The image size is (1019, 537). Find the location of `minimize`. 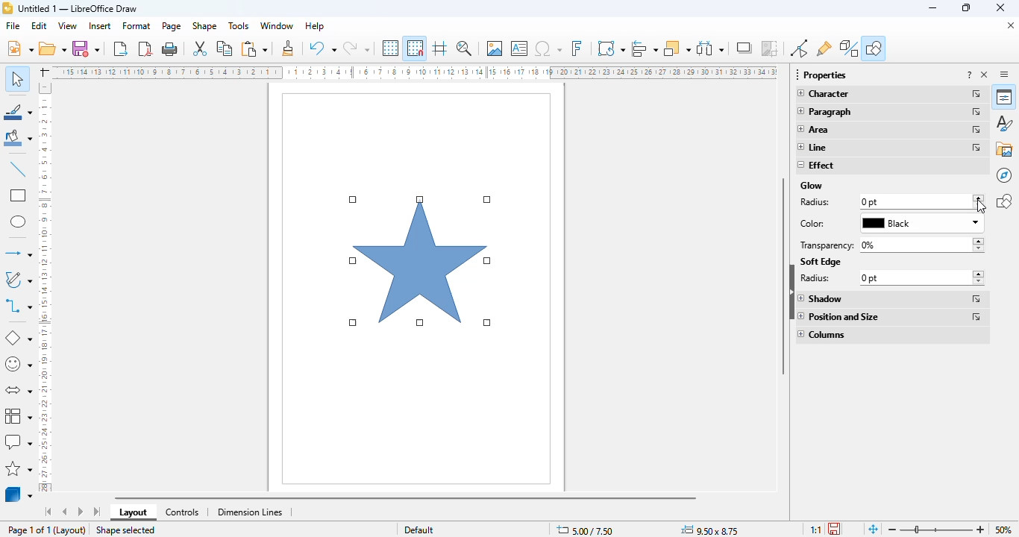

minimize is located at coordinates (934, 8).